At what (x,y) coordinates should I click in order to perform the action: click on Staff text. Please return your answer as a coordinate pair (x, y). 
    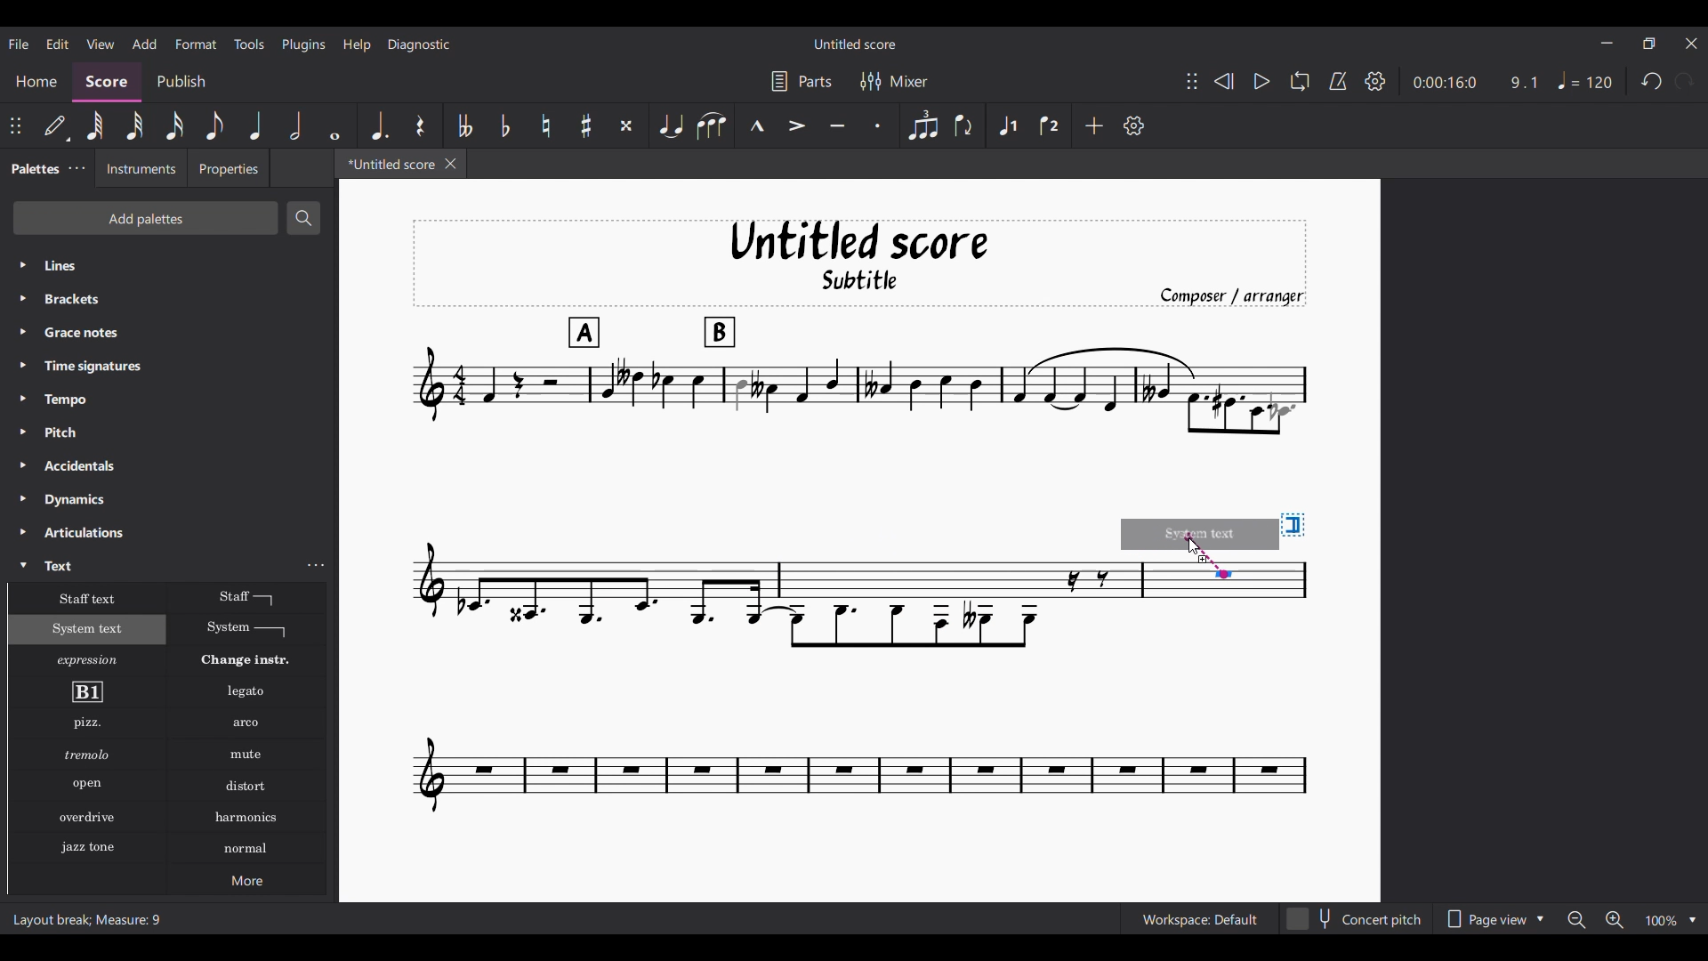
    Looking at the image, I should click on (88, 598).